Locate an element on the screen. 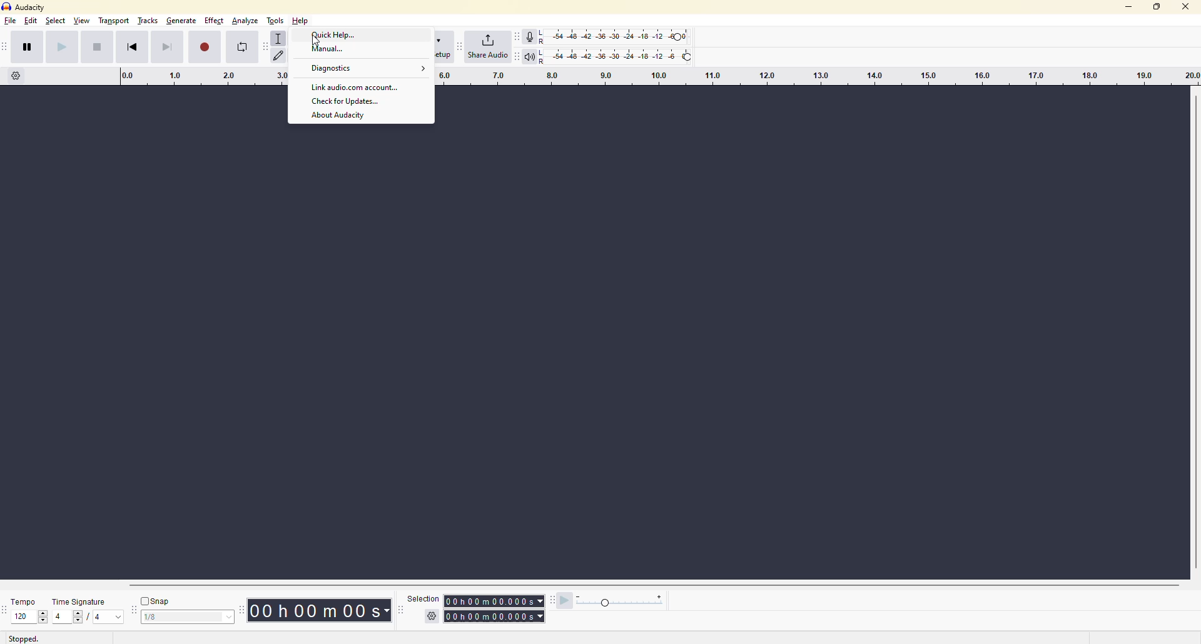  audacity is located at coordinates (24, 8).